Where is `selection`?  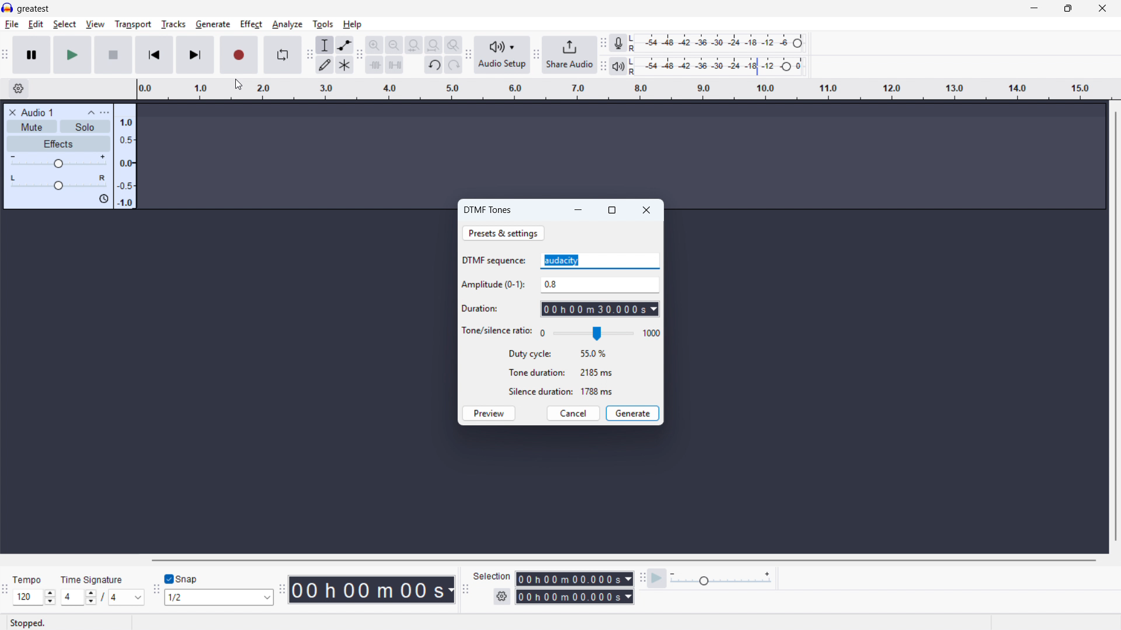 selection is located at coordinates (493, 576).